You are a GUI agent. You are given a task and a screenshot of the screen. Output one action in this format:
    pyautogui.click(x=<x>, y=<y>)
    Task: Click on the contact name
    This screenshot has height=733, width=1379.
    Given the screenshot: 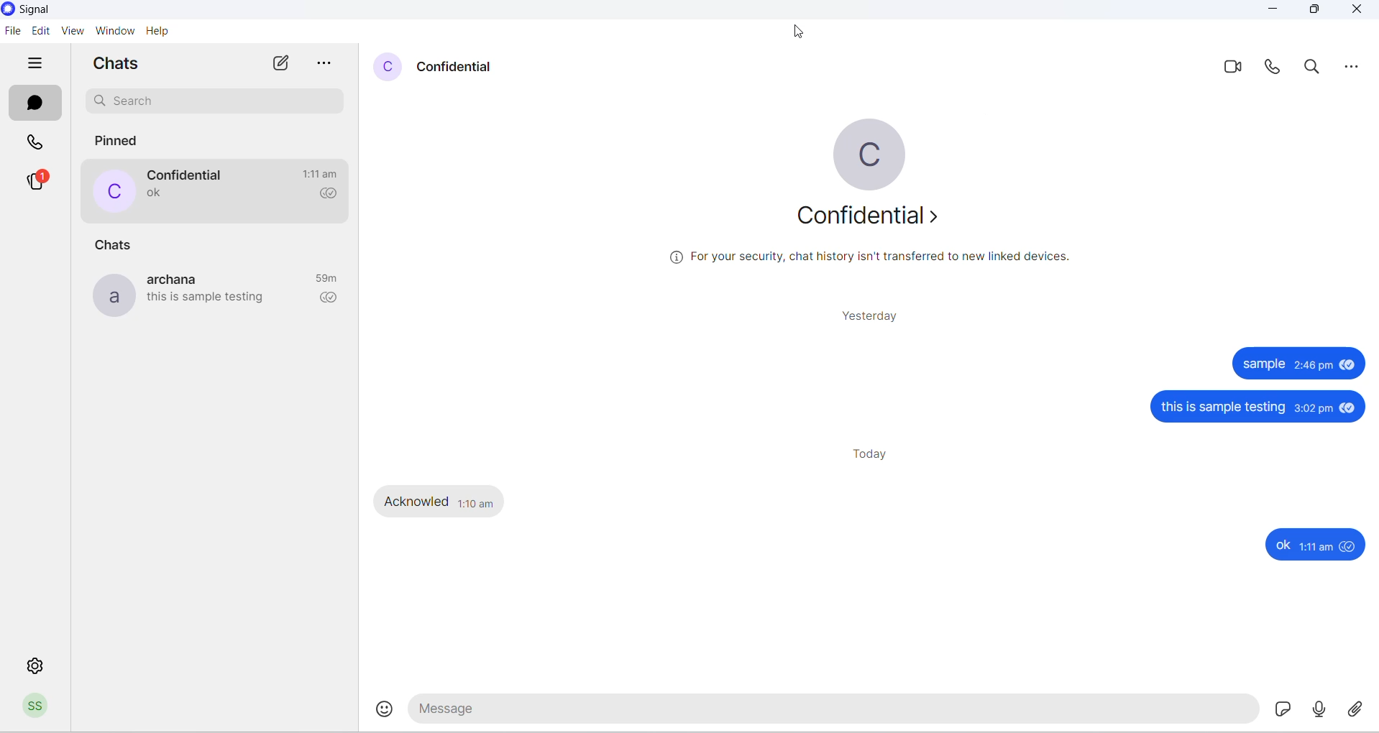 What is the action you would take?
    pyautogui.click(x=192, y=173)
    